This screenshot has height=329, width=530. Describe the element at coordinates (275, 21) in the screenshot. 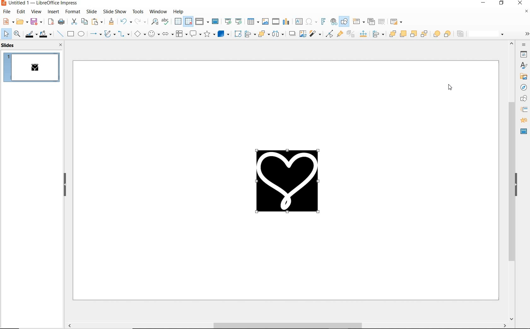

I see `insert video` at that location.